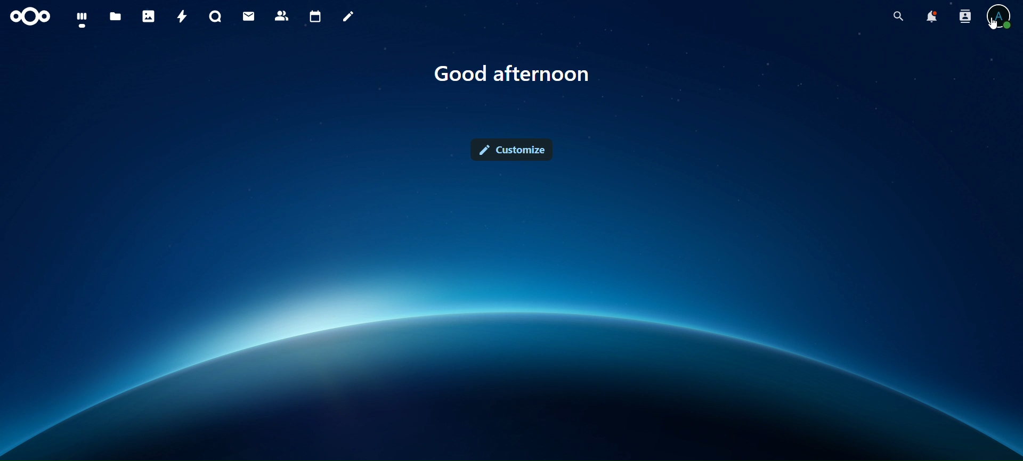 Image resolution: width=1023 pixels, height=461 pixels. Describe the element at coordinates (80, 19) in the screenshot. I see `dashboard` at that location.